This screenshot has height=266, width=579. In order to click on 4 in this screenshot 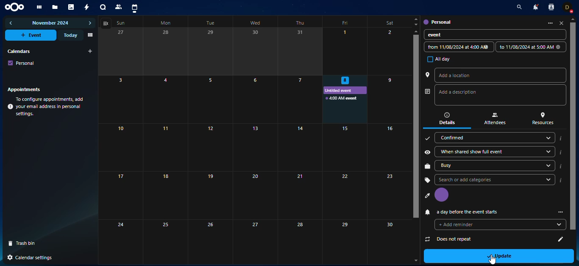, I will do `click(166, 100)`.